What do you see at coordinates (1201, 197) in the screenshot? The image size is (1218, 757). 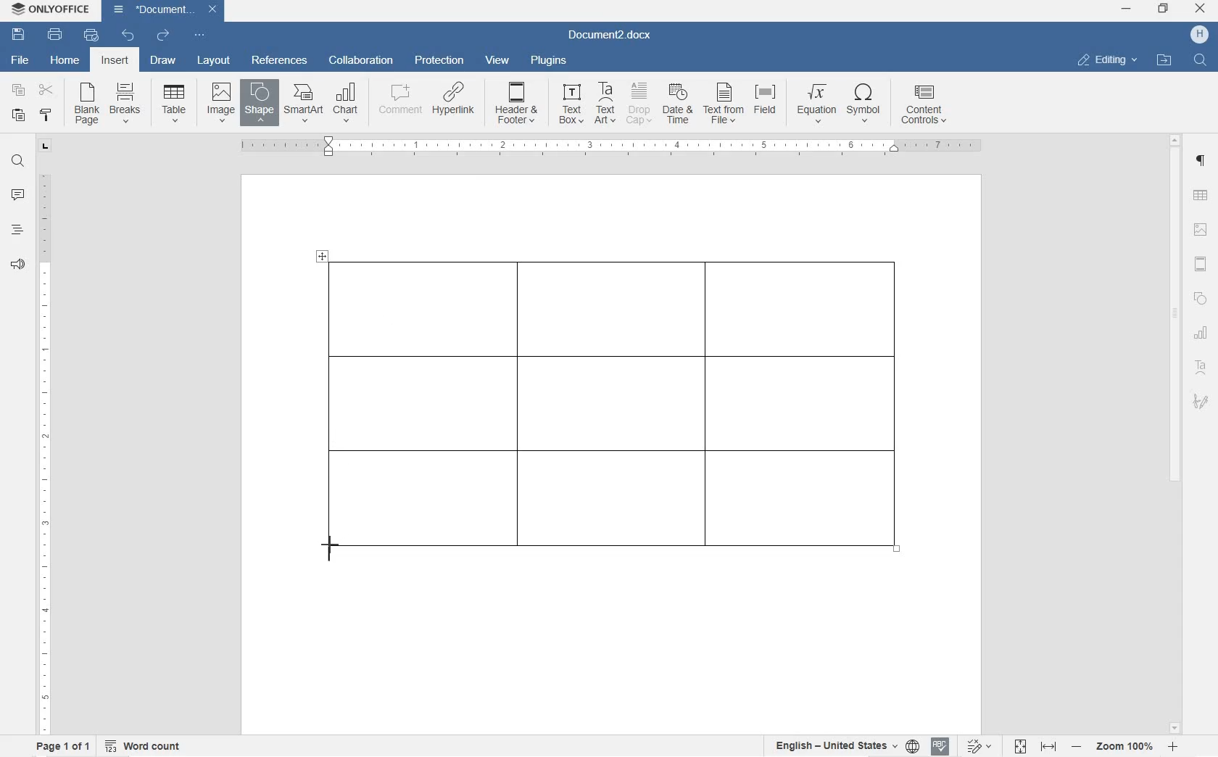 I see `table` at bounding box center [1201, 197].